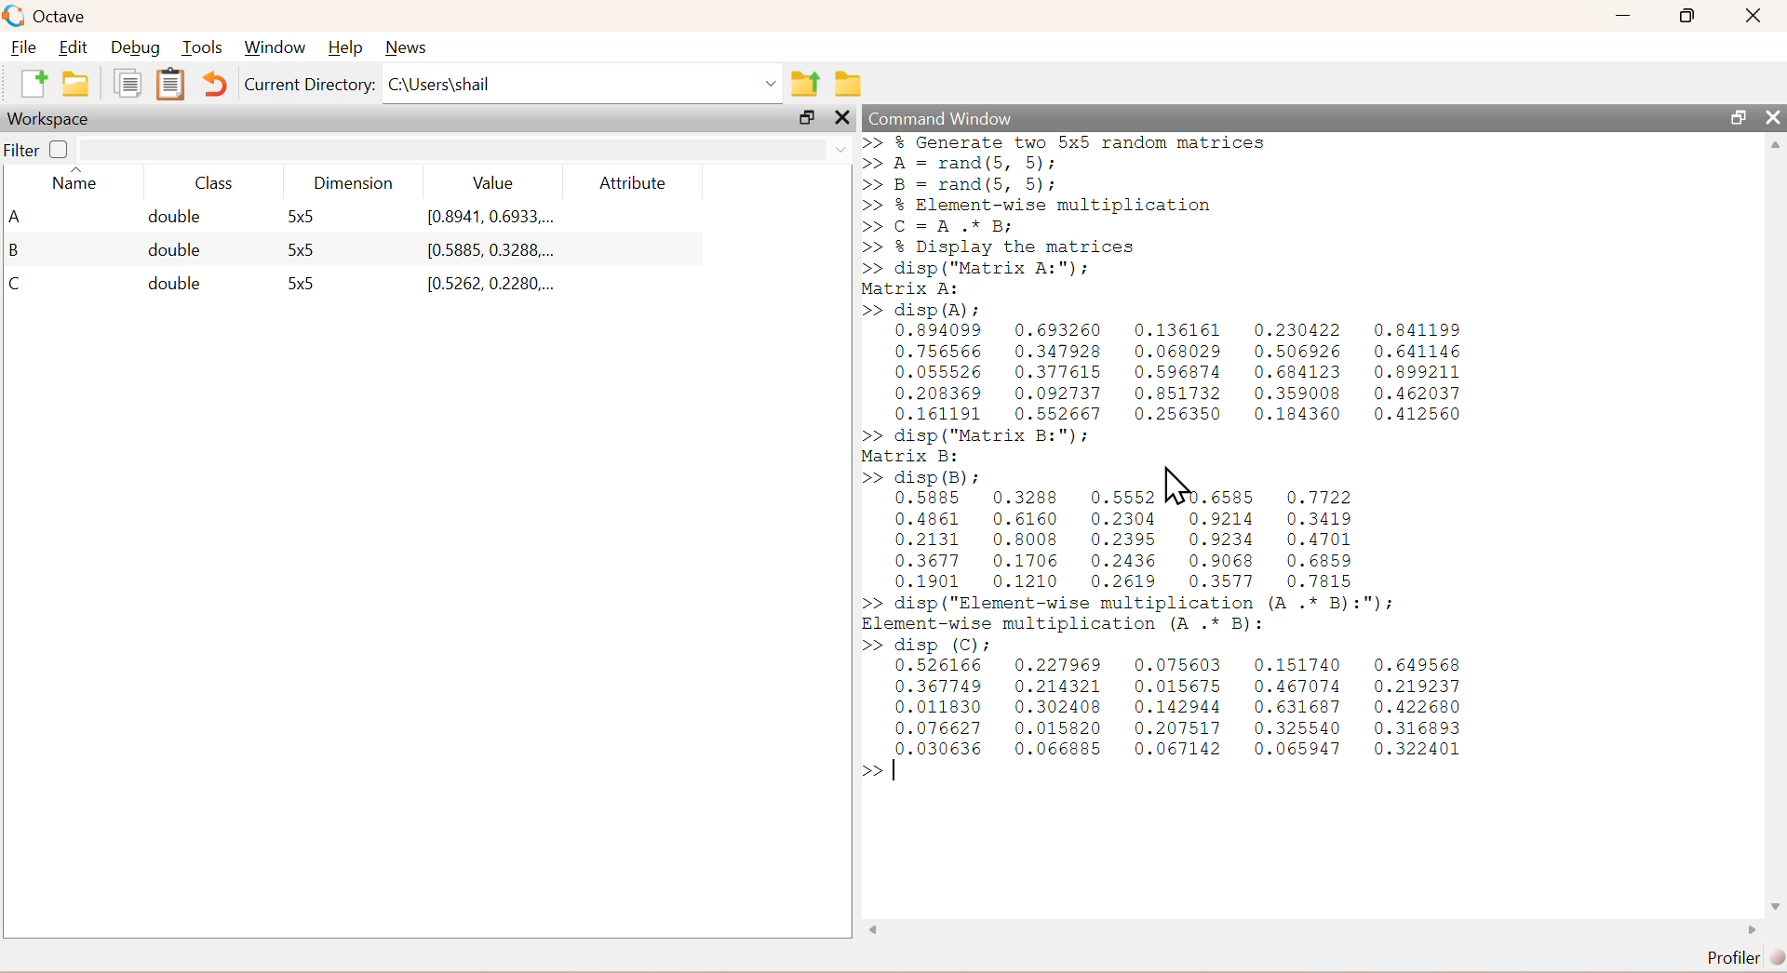  Describe the element at coordinates (938, 116) in the screenshot. I see `Command Window` at that location.